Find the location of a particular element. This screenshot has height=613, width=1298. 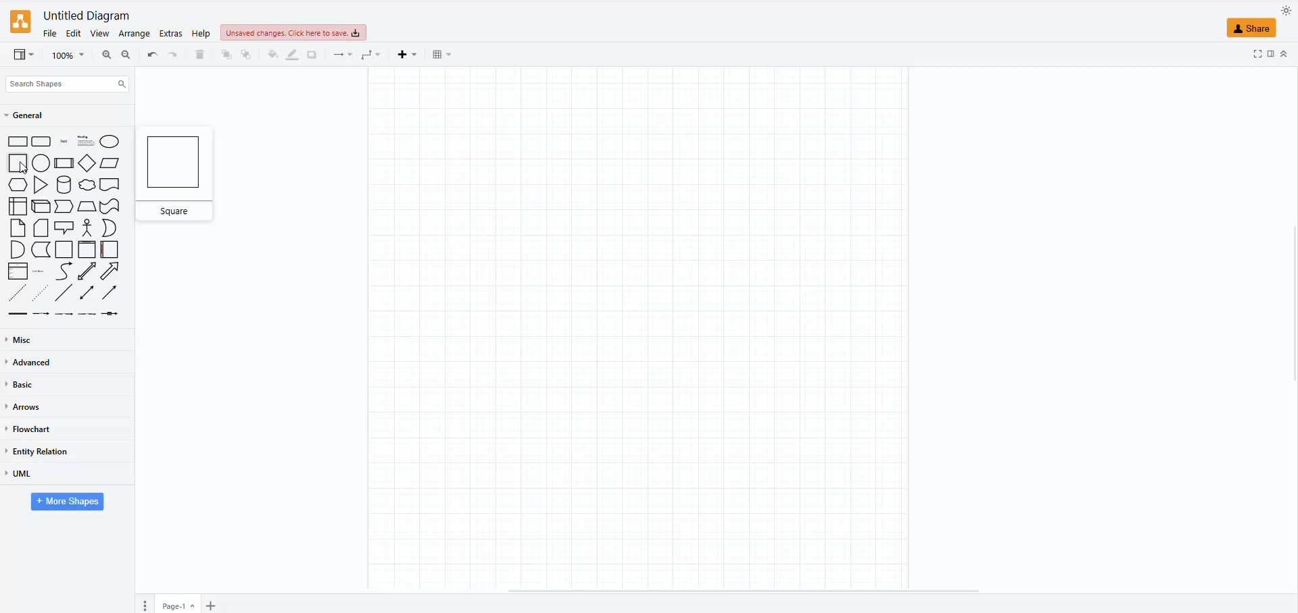

line  is located at coordinates (64, 293).